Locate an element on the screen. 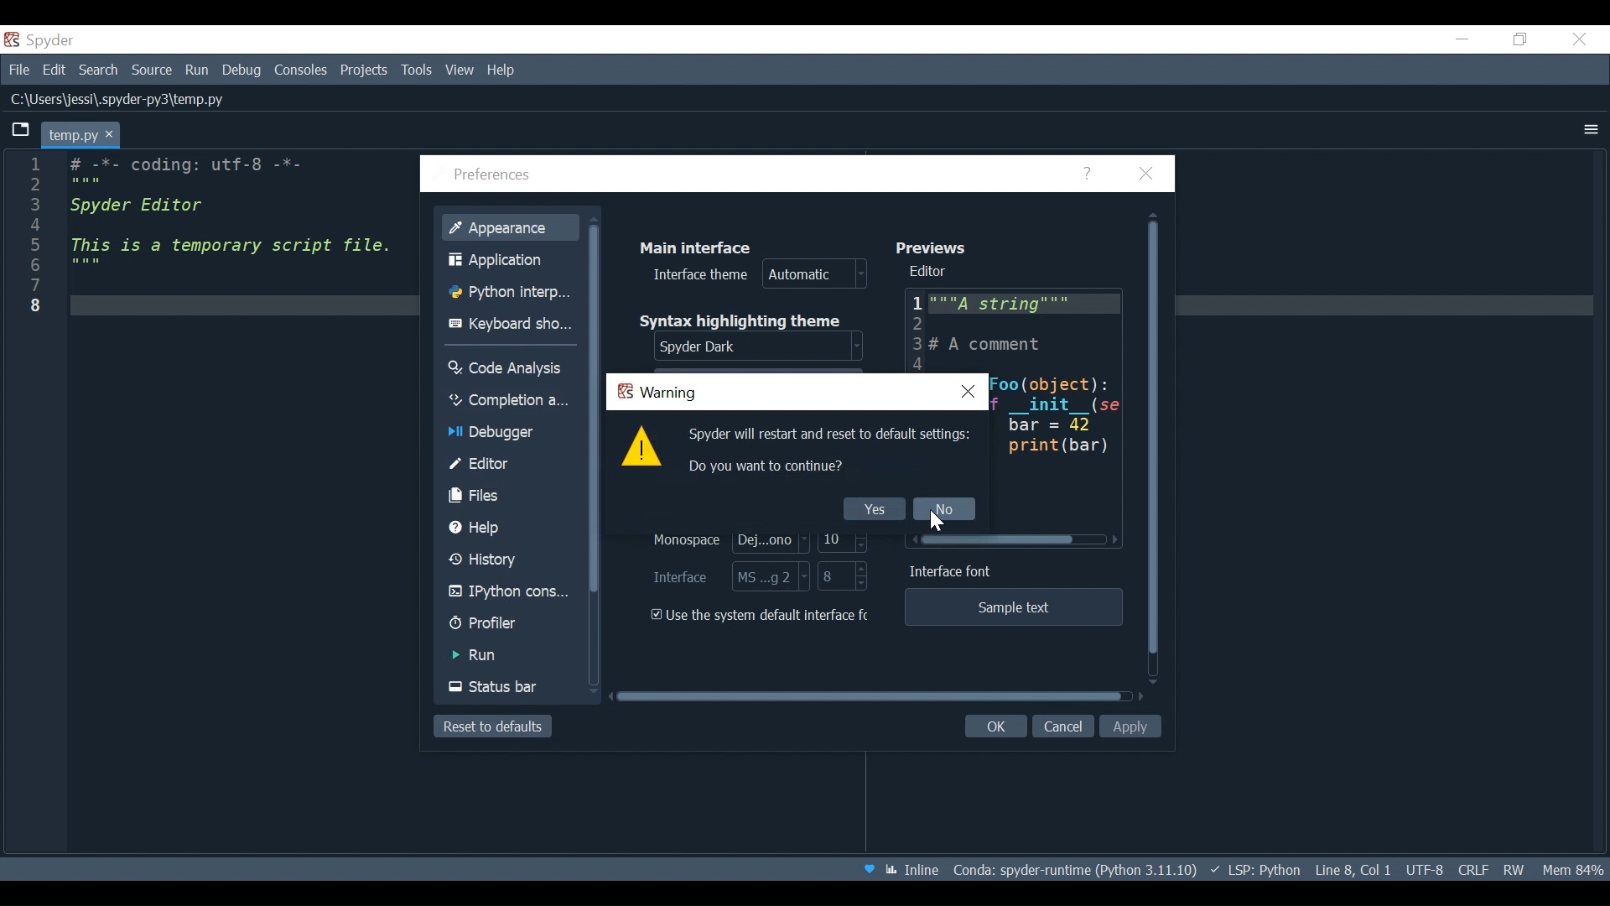  Close is located at coordinates (1581, 38).